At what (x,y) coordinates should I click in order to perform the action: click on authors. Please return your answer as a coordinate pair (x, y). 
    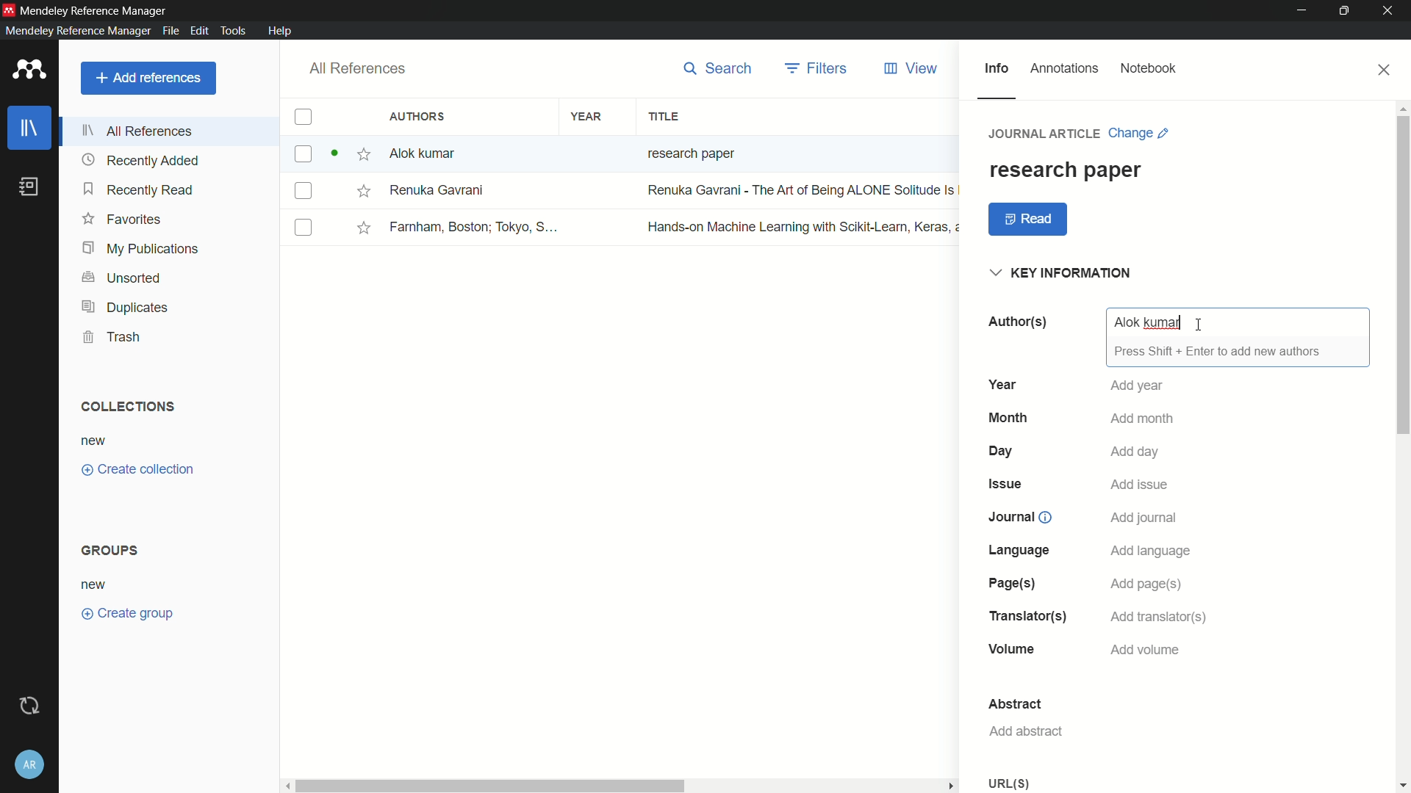
    Looking at the image, I should click on (1016, 322).